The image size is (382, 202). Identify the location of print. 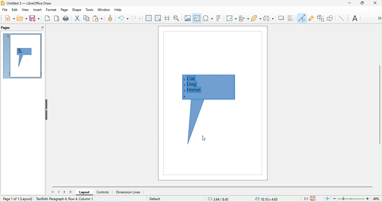
(66, 19).